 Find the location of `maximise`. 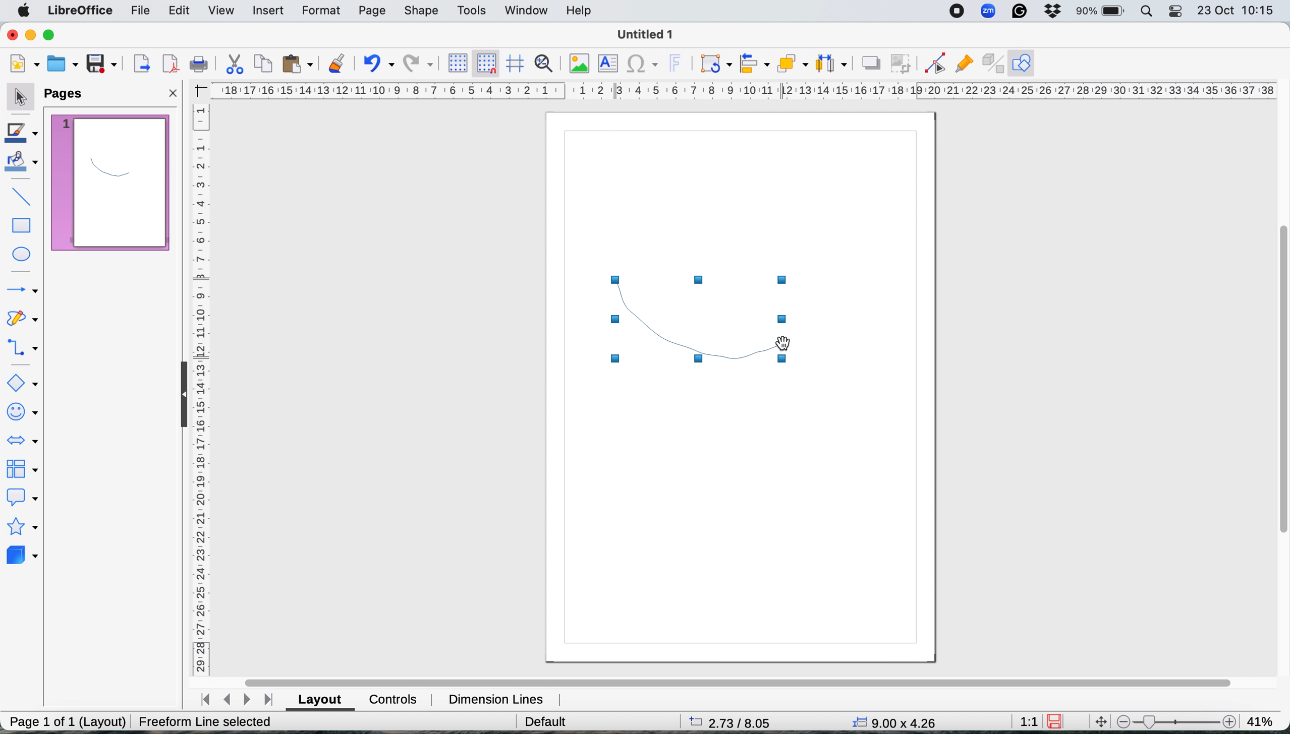

maximise is located at coordinates (49, 35).